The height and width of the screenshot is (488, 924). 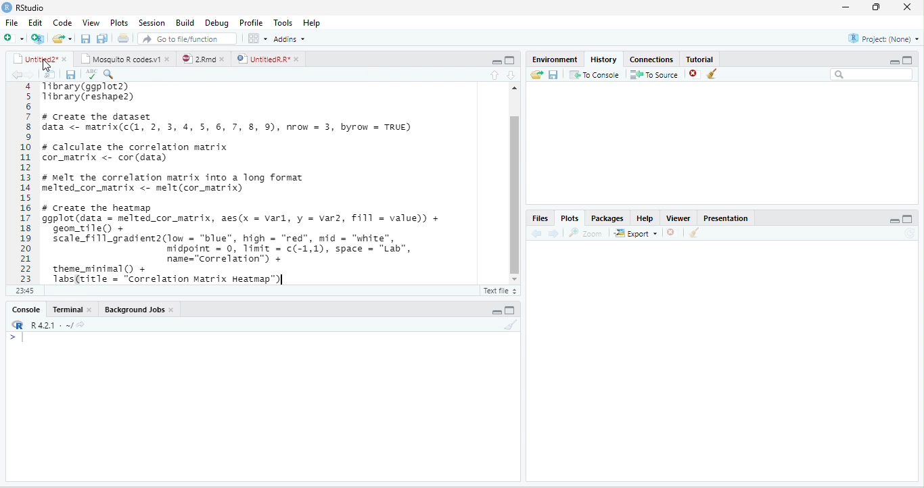 What do you see at coordinates (492, 60) in the screenshot?
I see `minimize` at bounding box center [492, 60].